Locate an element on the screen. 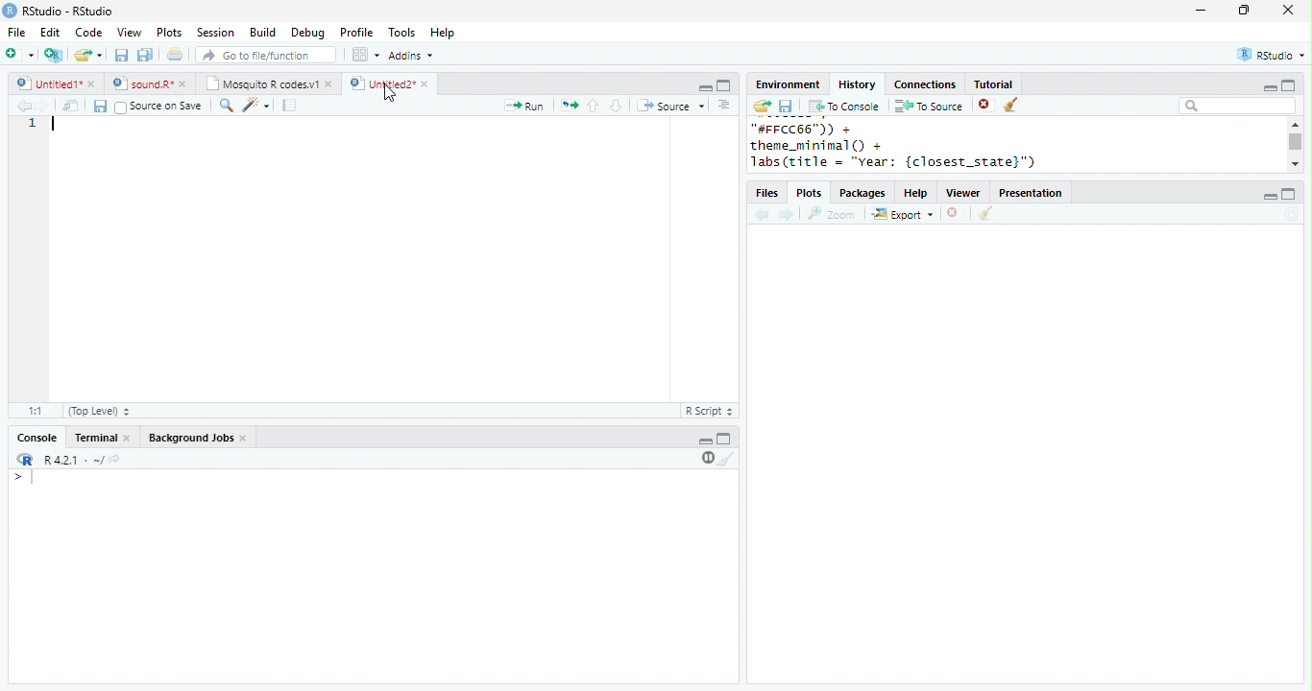  minimize is located at coordinates (1269, 87).